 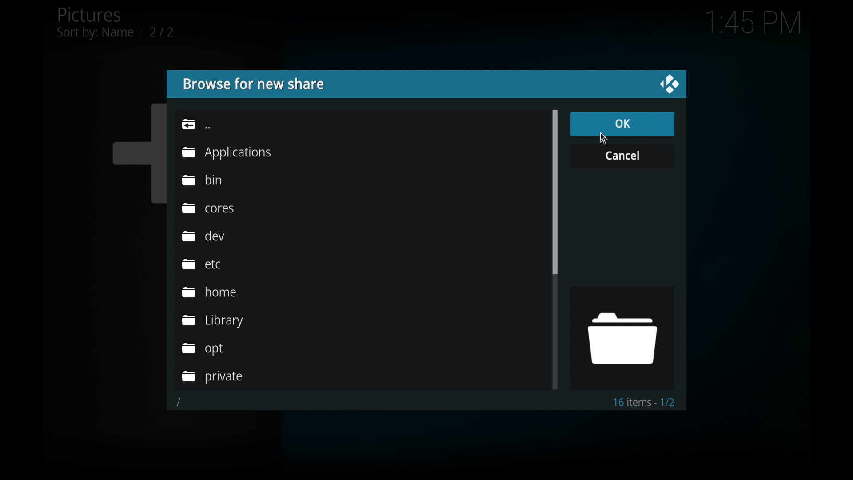 I want to click on private, so click(x=212, y=377).